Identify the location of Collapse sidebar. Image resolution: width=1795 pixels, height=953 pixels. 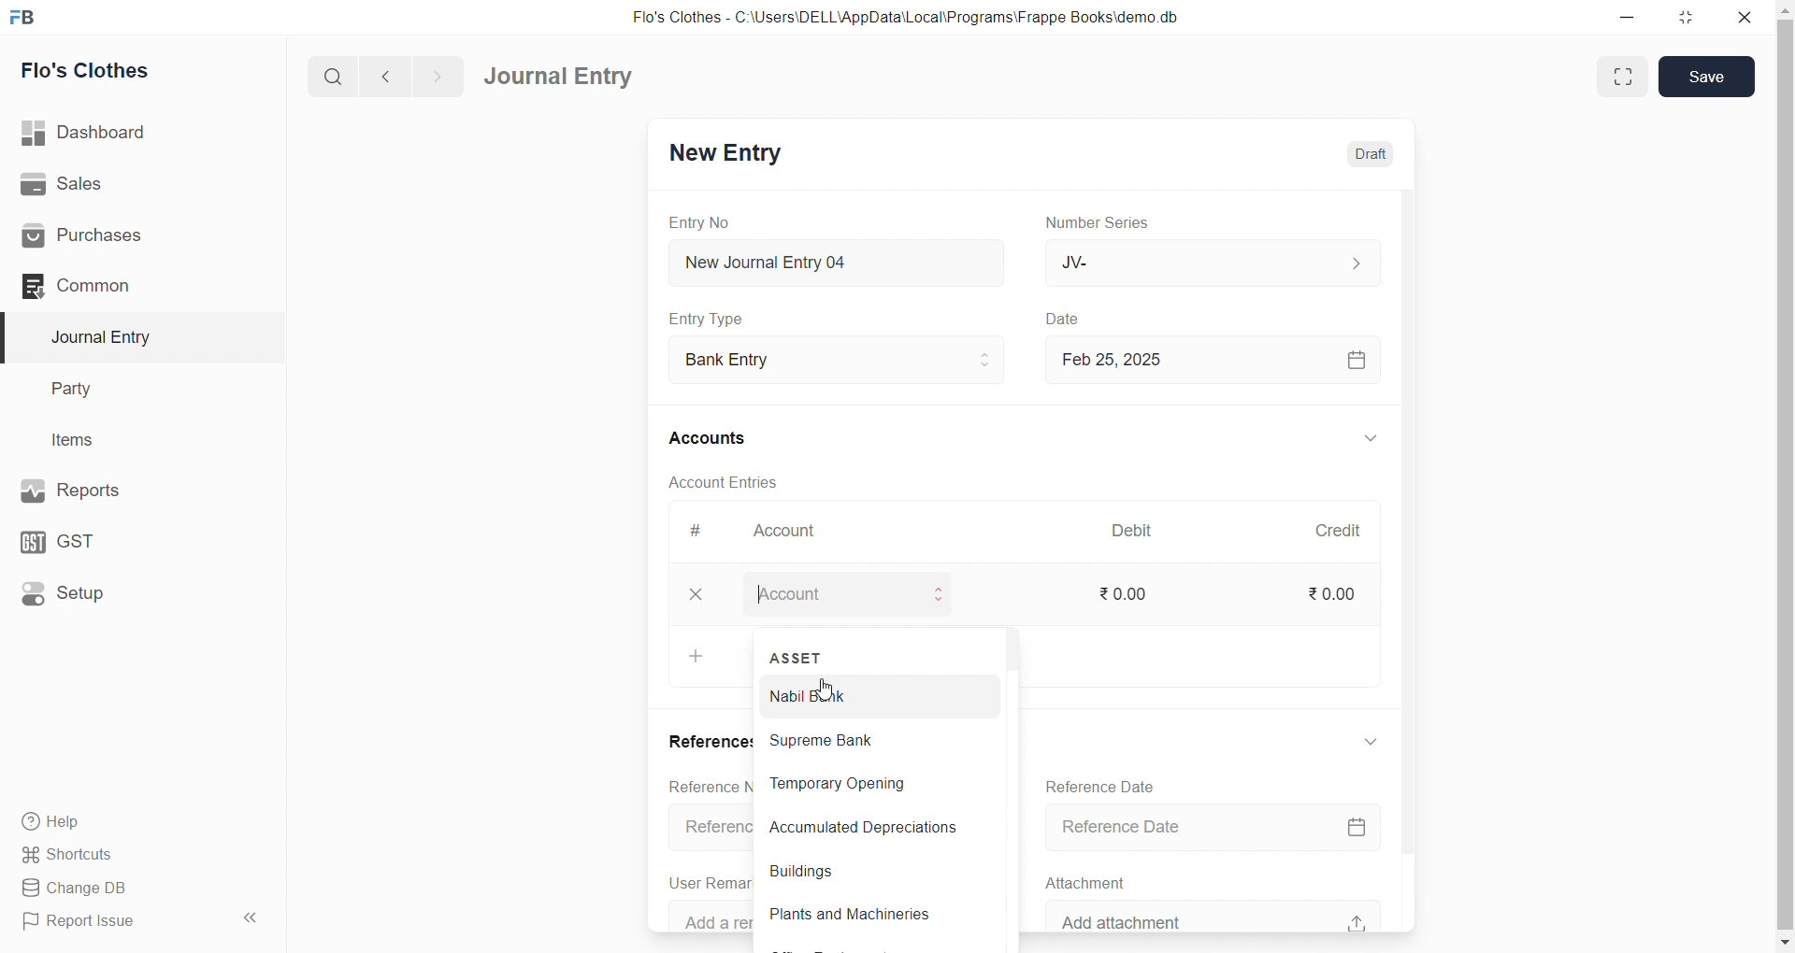
(252, 921).